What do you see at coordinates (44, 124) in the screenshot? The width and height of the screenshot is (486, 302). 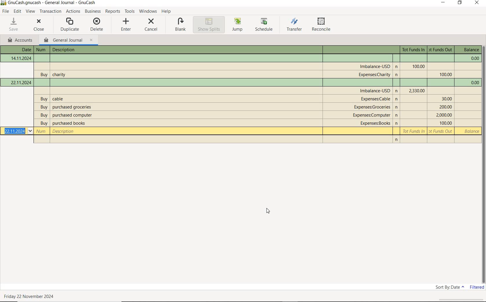 I see `buy` at bounding box center [44, 124].